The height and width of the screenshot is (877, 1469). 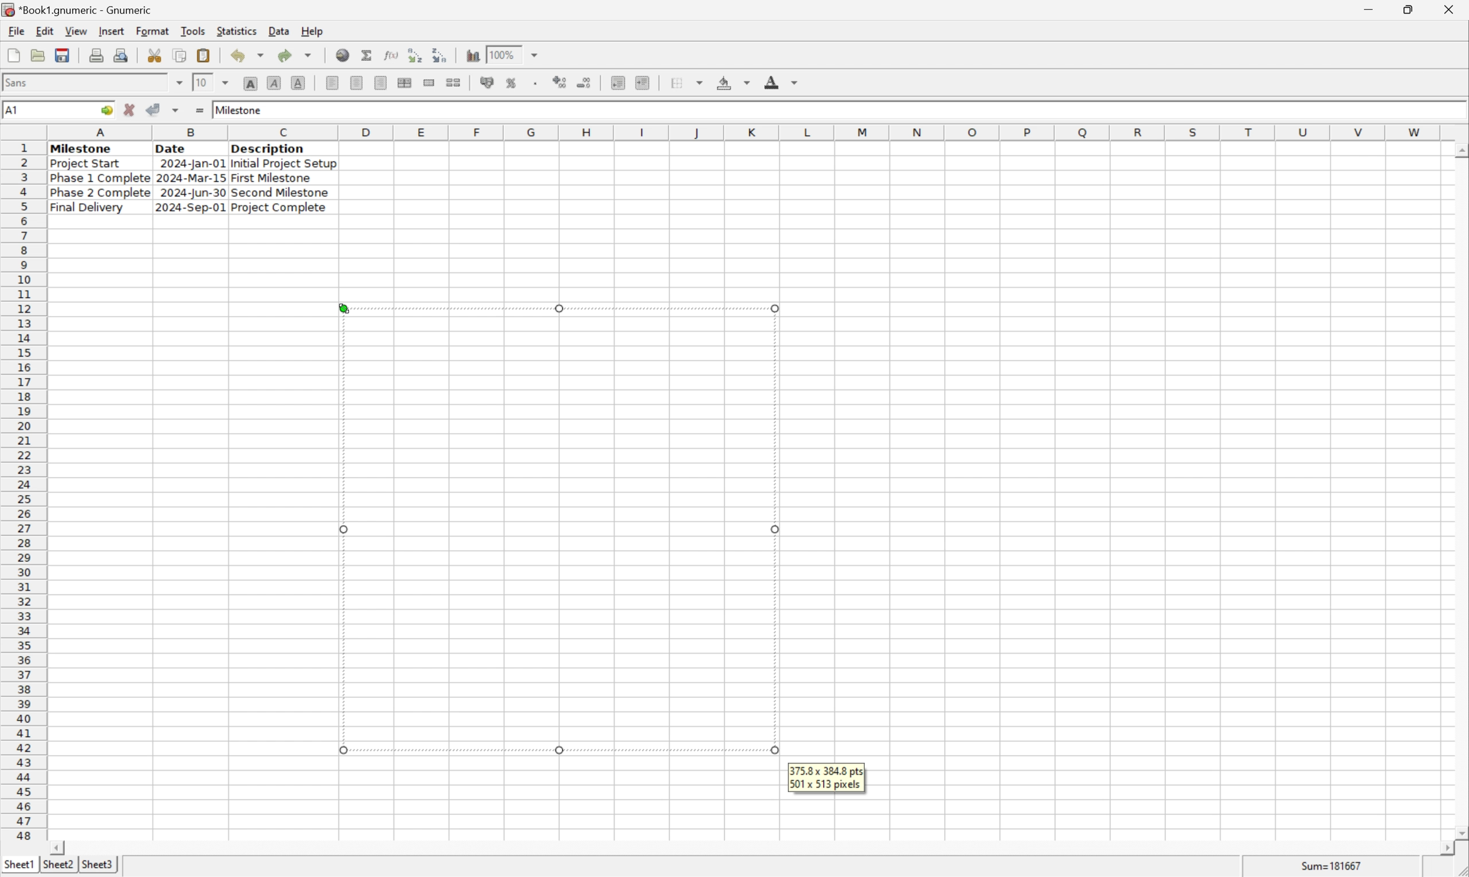 What do you see at coordinates (12, 56) in the screenshot?
I see `create a new workbook` at bounding box center [12, 56].